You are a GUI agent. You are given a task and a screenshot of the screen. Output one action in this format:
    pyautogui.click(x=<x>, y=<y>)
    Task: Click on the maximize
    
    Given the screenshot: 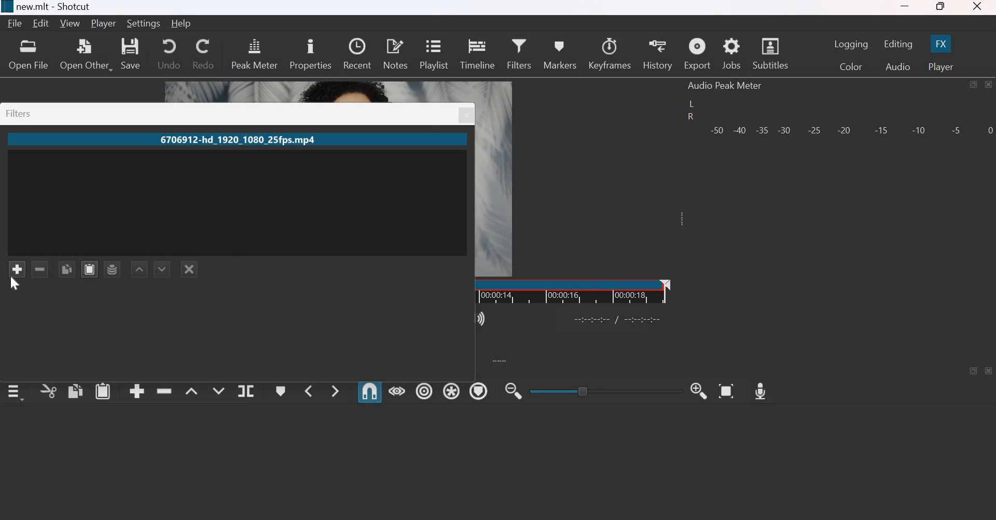 What is the action you would take?
    pyautogui.click(x=940, y=8)
    